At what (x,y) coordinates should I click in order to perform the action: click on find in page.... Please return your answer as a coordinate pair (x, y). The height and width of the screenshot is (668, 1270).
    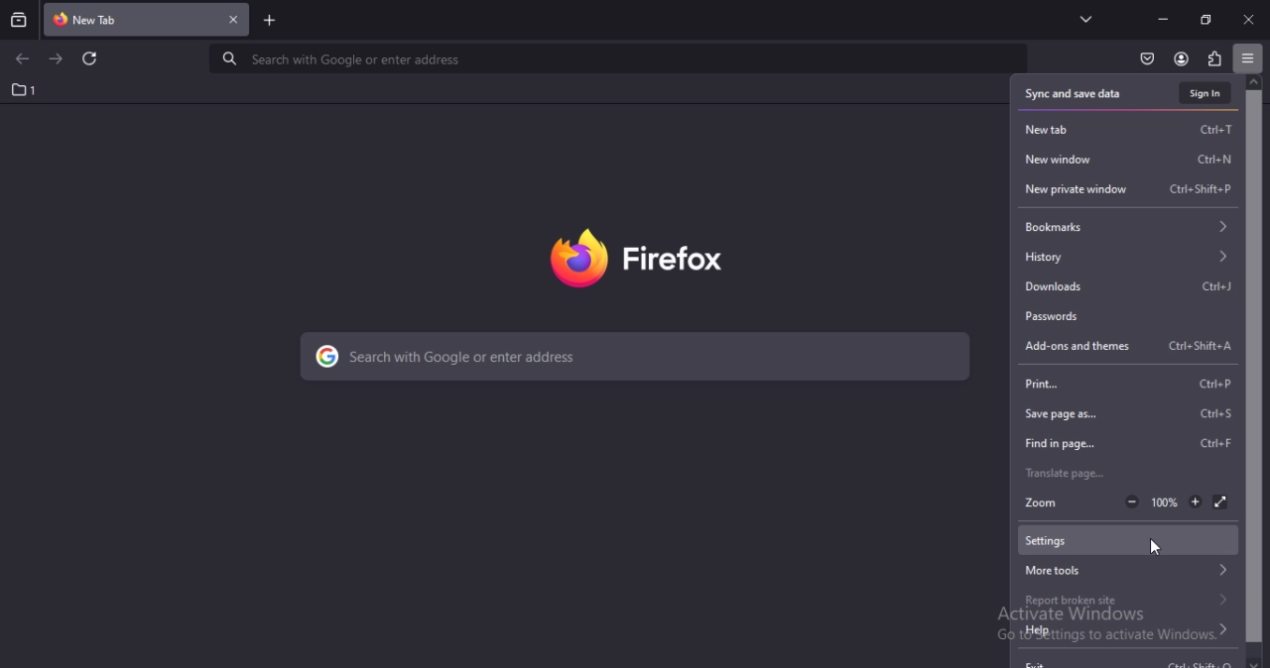
    Looking at the image, I should click on (1128, 442).